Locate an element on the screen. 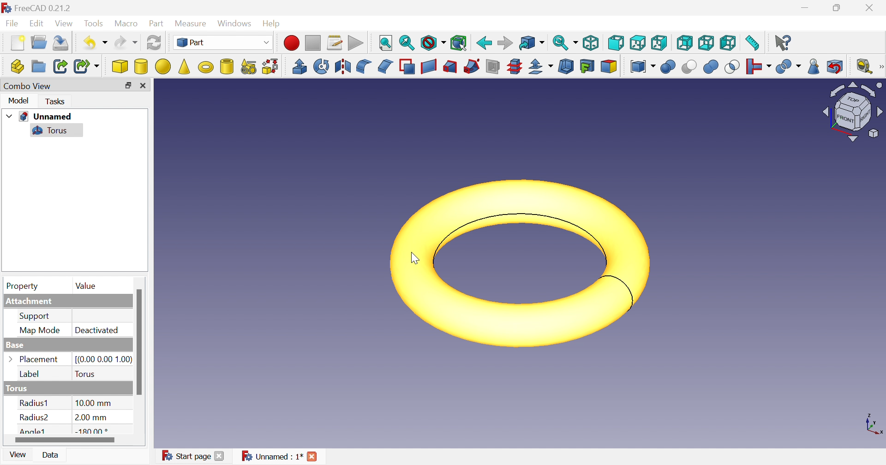 This screenshot has width=886, height=465. [Measure] is located at coordinates (880, 66).